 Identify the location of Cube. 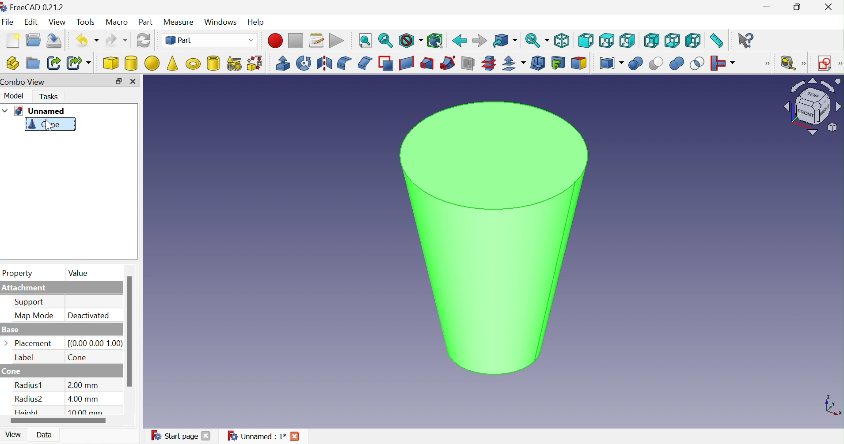
(111, 64).